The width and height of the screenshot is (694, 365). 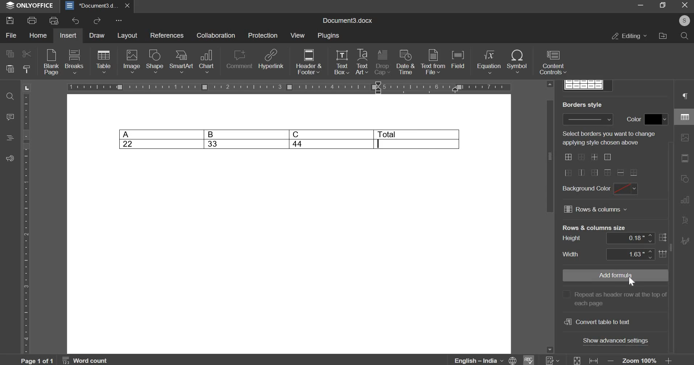 What do you see at coordinates (263, 36) in the screenshot?
I see `protection` at bounding box center [263, 36].